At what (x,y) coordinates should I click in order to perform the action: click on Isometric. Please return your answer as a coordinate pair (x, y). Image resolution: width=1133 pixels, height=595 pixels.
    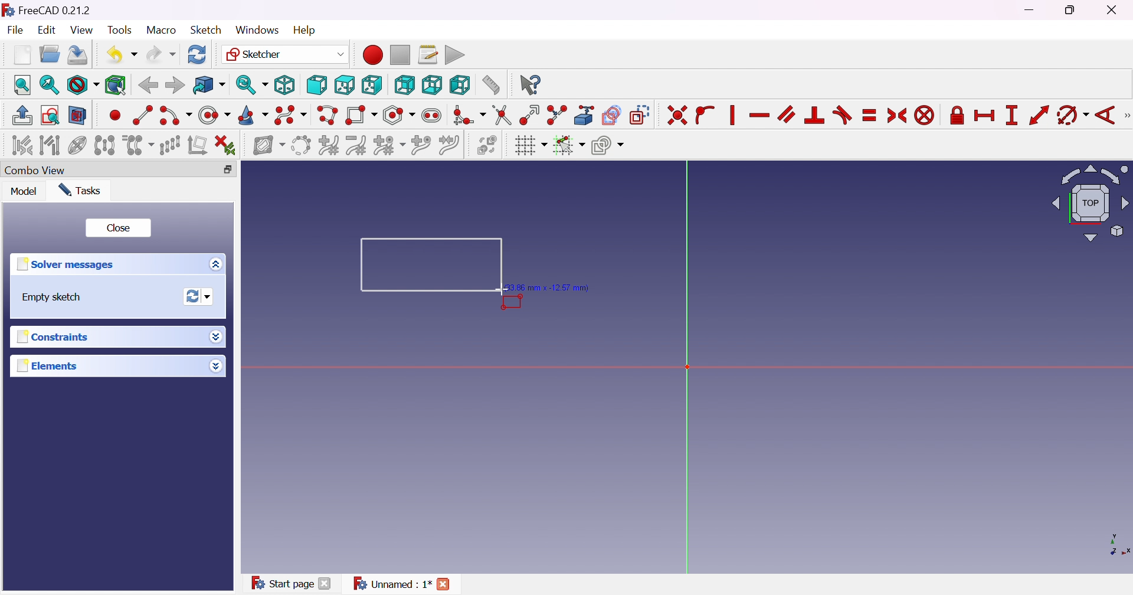
    Looking at the image, I should click on (285, 85).